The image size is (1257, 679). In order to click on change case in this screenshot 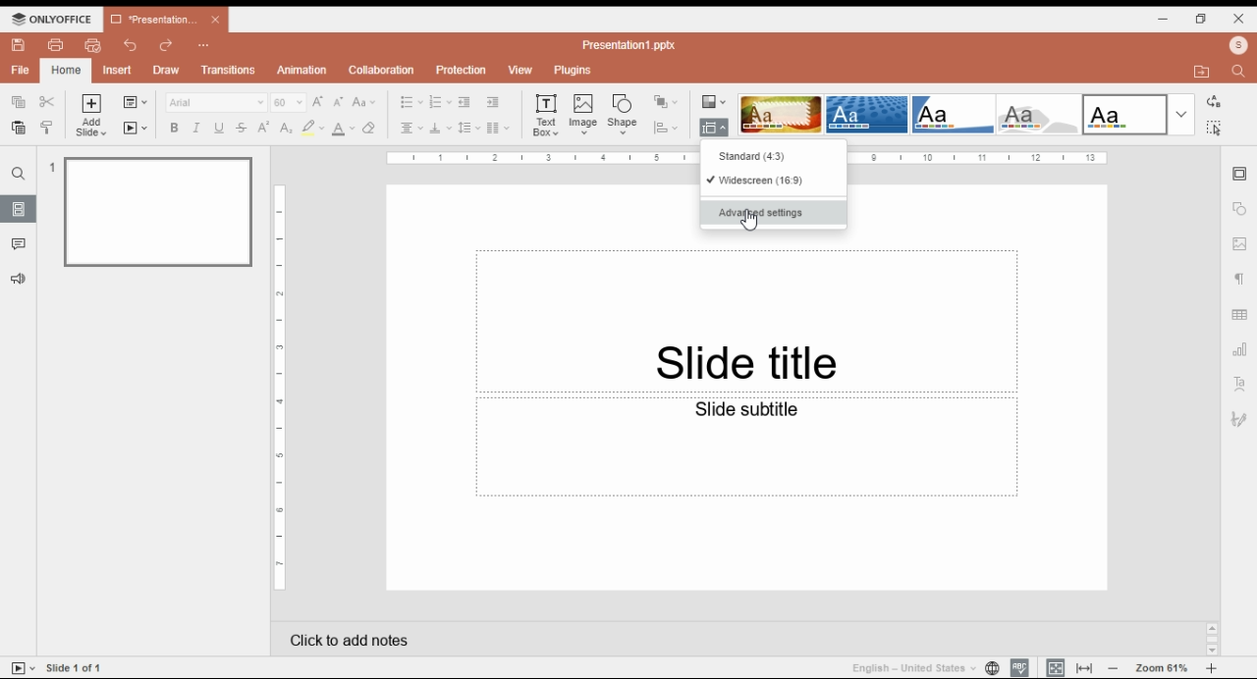, I will do `click(364, 102)`.